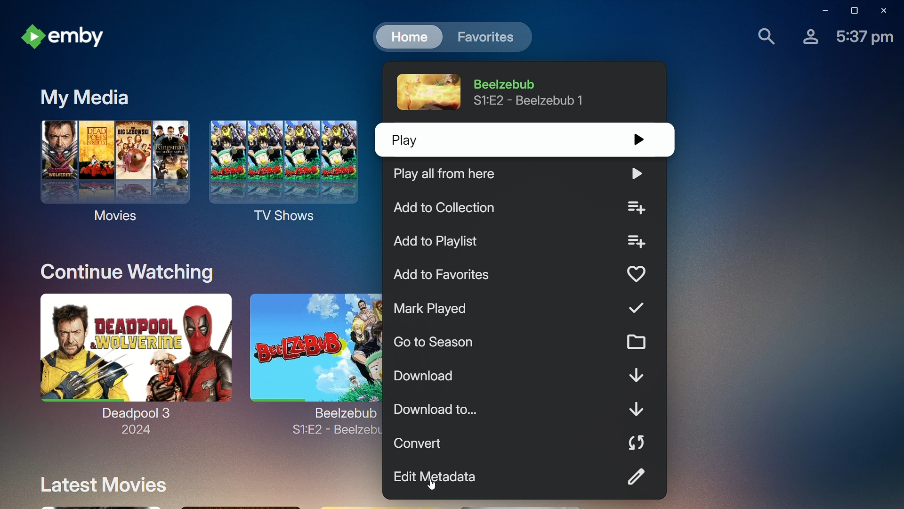  Describe the element at coordinates (534, 92) in the screenshot. I see `Beelzebub
ST:E2 - Beelzebub 1` at that location.